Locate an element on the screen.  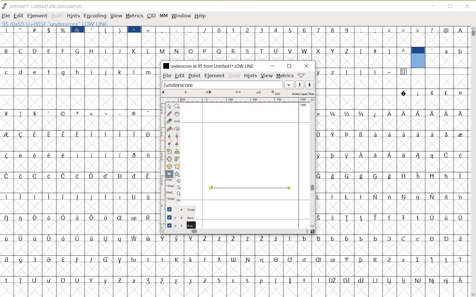
BACKGROUND is located at coordinates (179, 217).